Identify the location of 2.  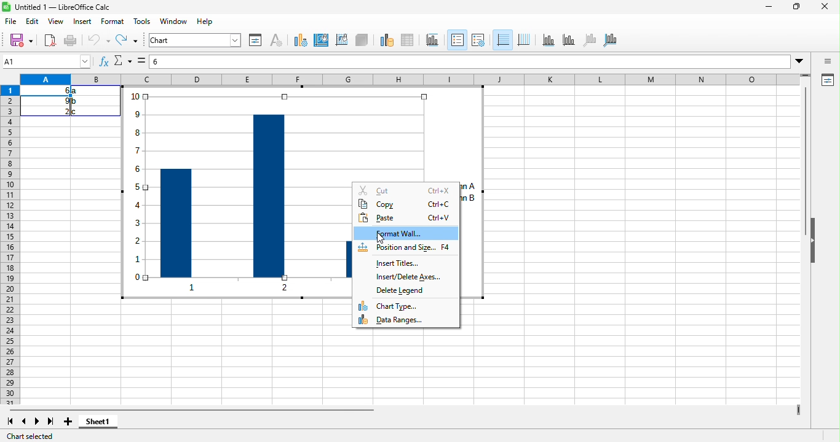
(60, 112).